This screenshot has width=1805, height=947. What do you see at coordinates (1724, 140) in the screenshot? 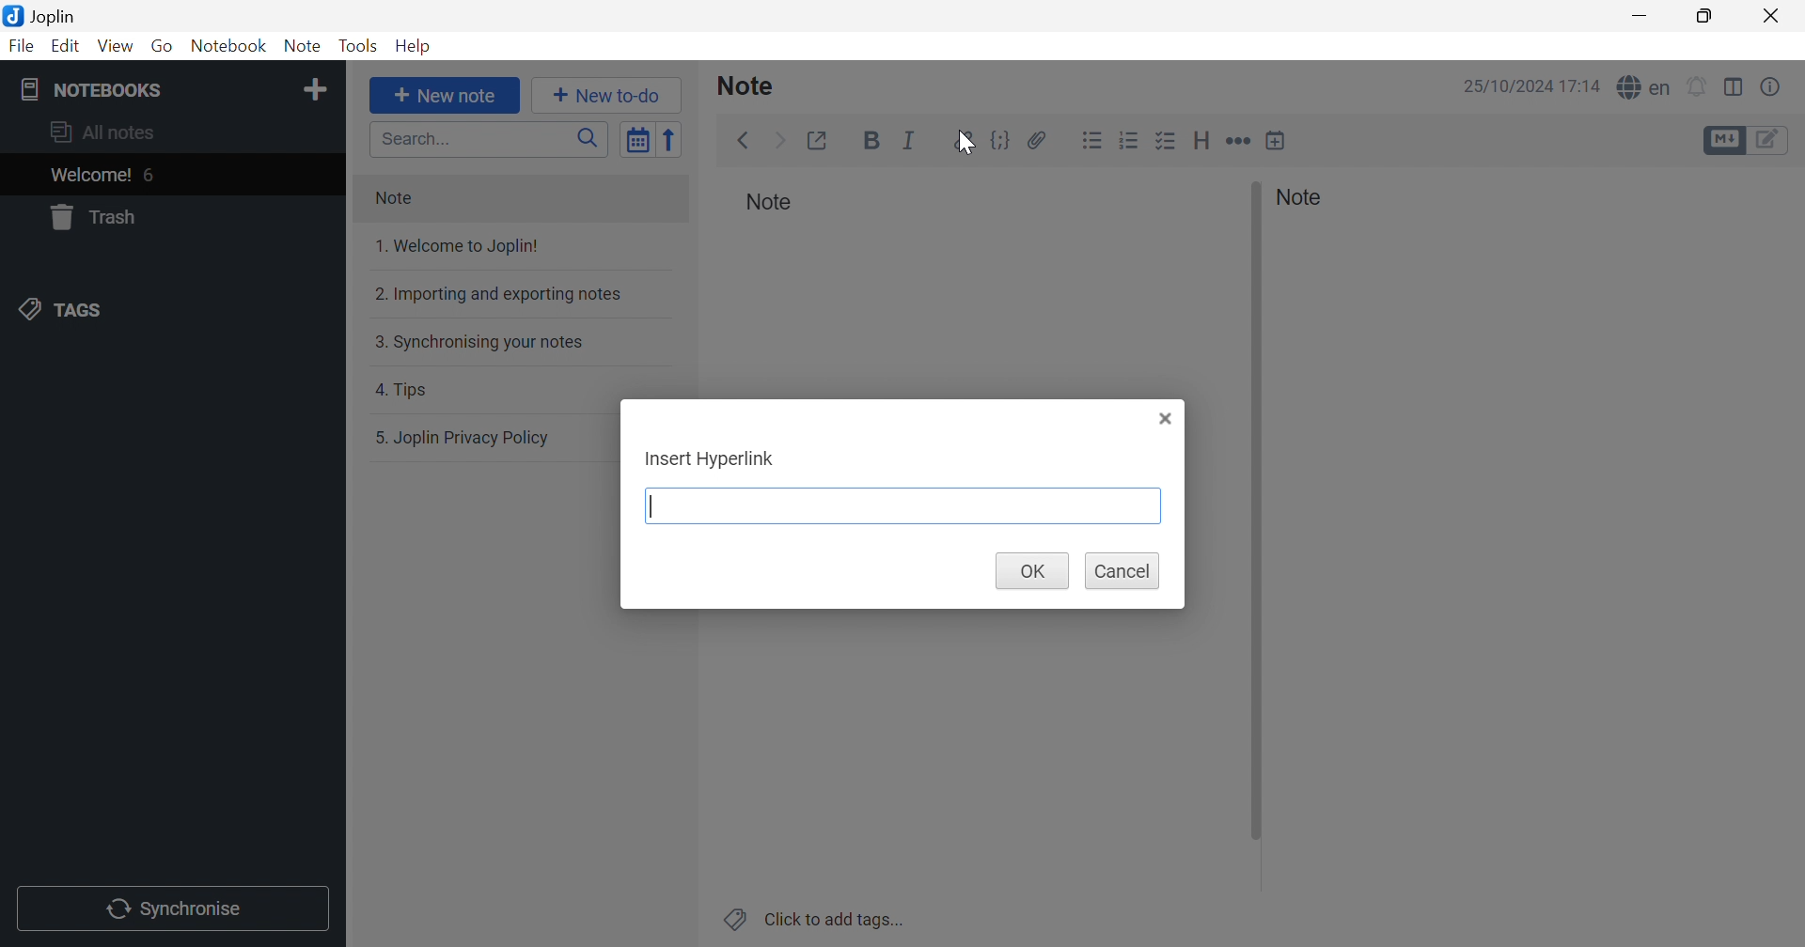
I see `Toggle editors` at bounding box center [1724, 140].